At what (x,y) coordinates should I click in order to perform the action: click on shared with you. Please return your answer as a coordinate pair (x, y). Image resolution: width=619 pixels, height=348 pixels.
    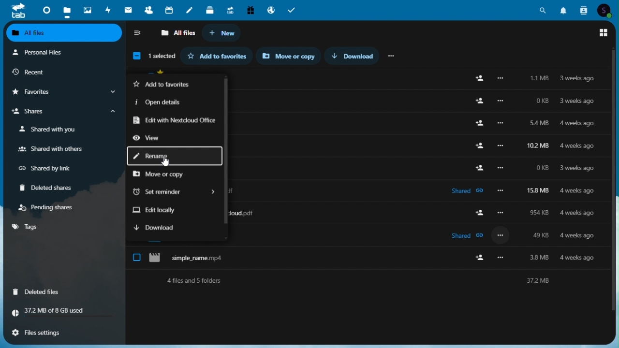
    Looking at the image, I should click on (50, 130).